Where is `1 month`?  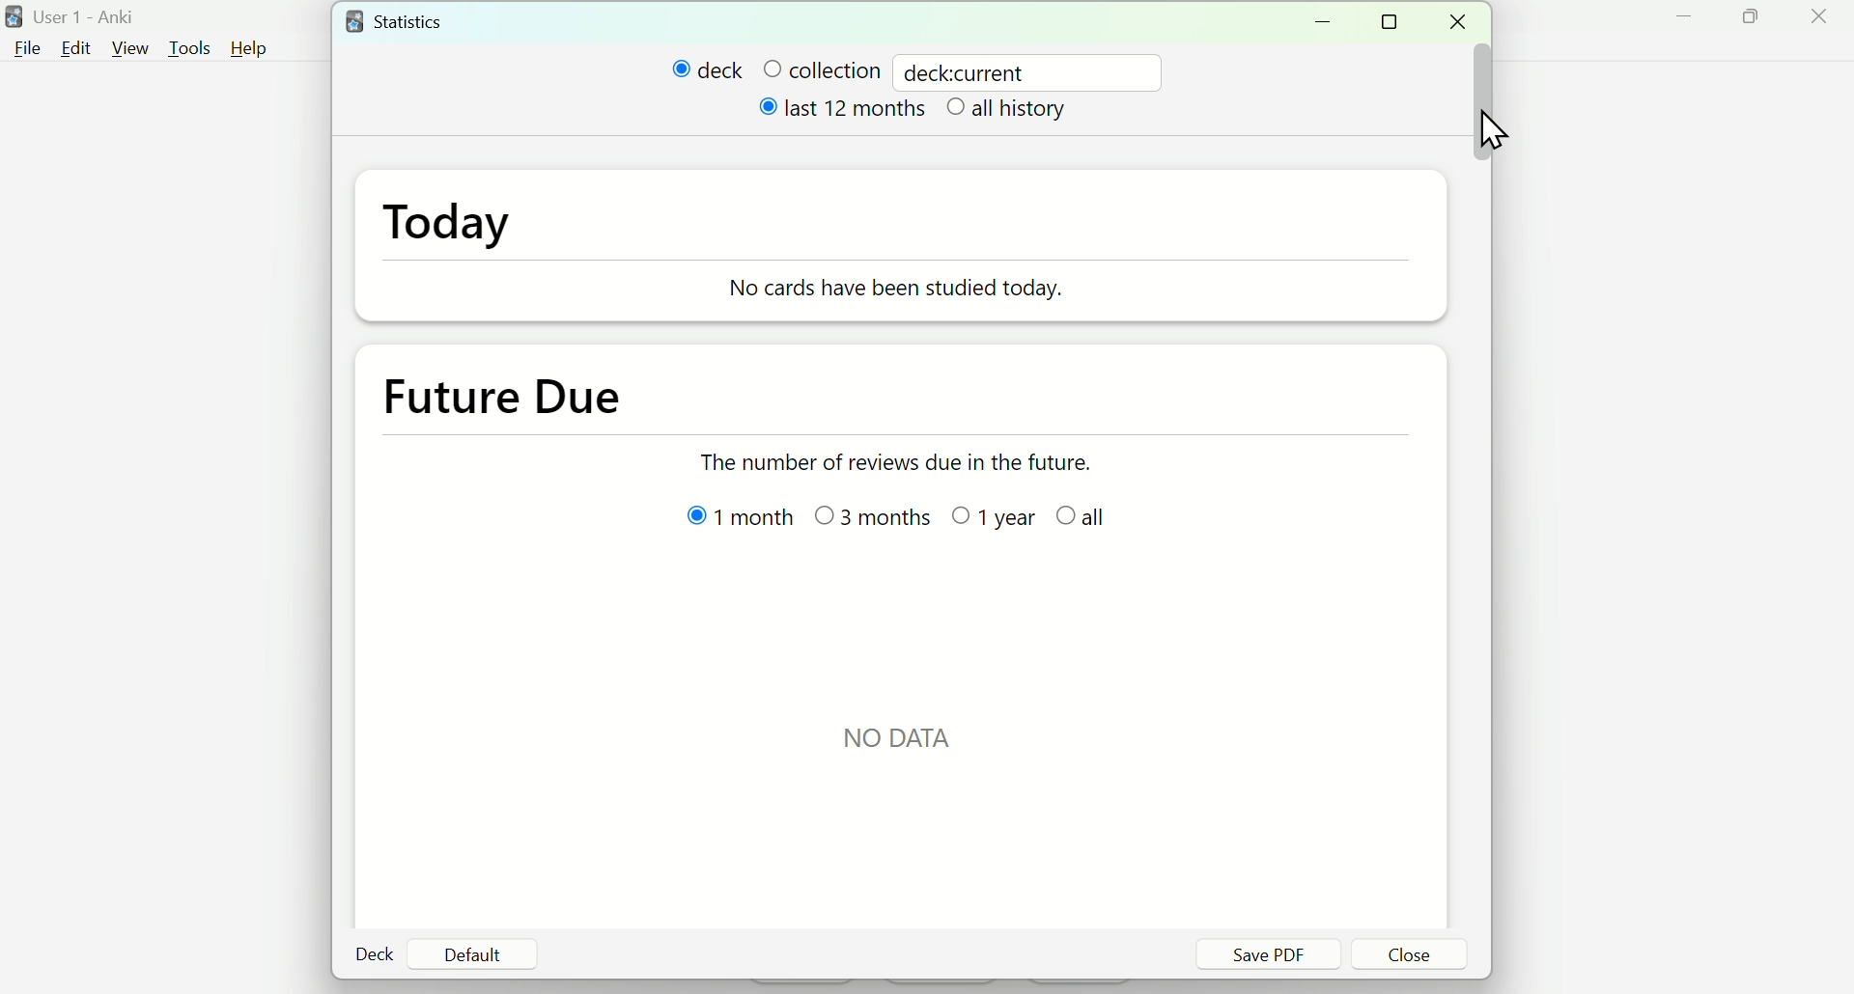
1 month is located at coordinates (723, 522).